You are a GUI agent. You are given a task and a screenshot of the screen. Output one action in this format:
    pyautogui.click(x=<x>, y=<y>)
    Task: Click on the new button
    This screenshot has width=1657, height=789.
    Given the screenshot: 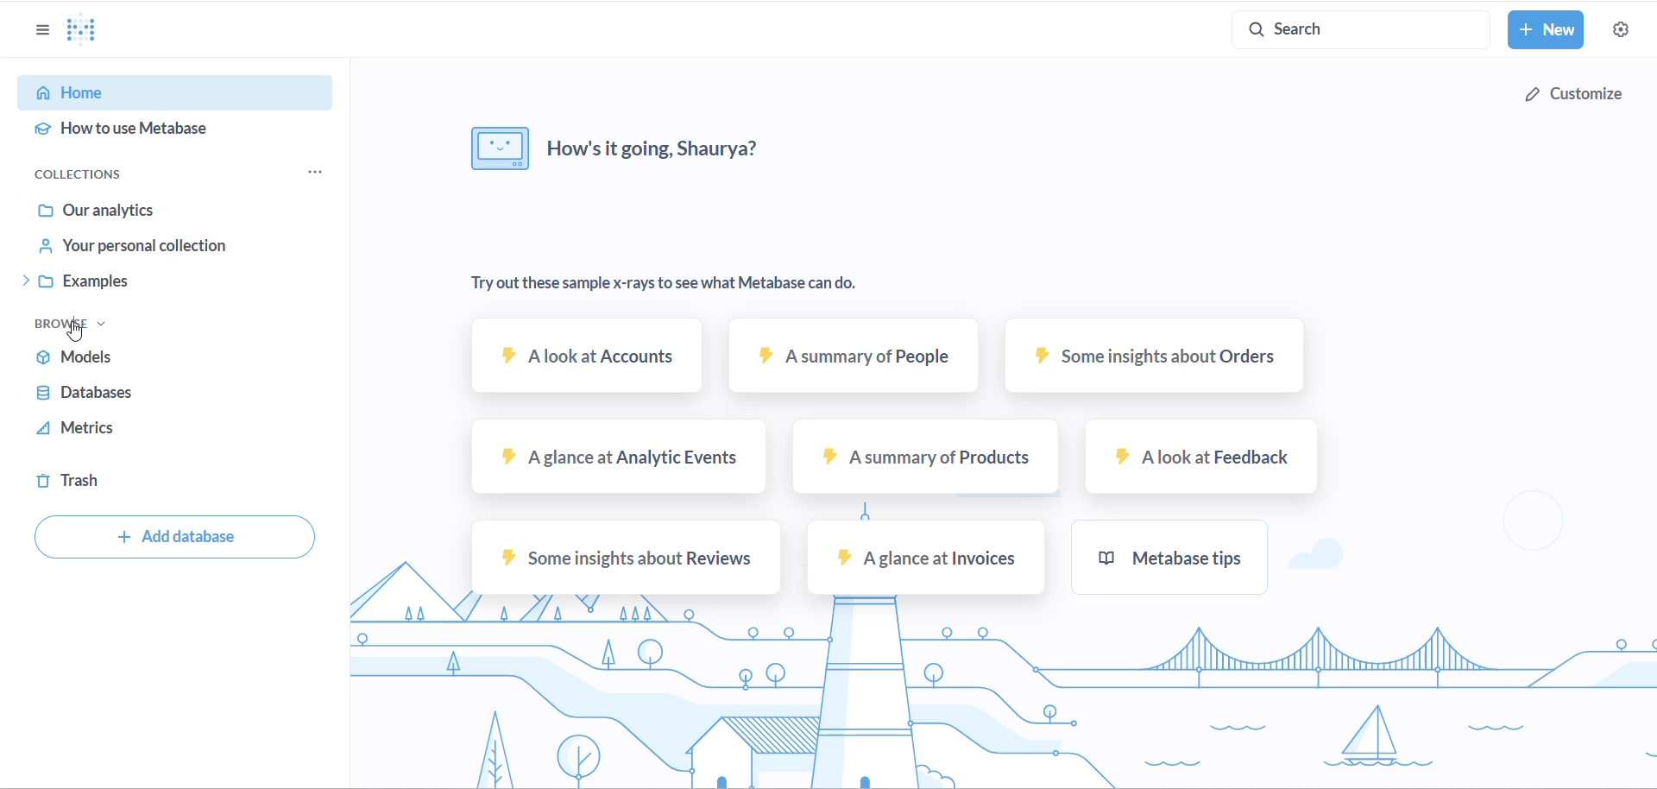 What is the action you would take?
    pyautogui.click(x=1544, y=32)
    